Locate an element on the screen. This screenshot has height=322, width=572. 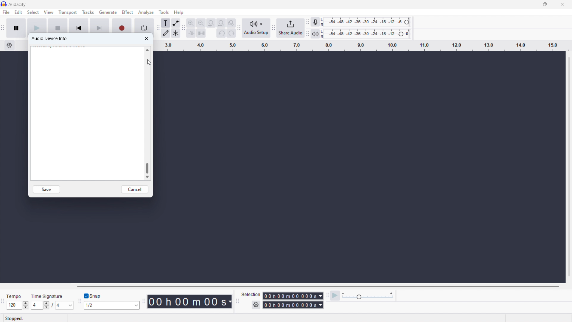
Cursor on help is located at coordinates (179, 13).